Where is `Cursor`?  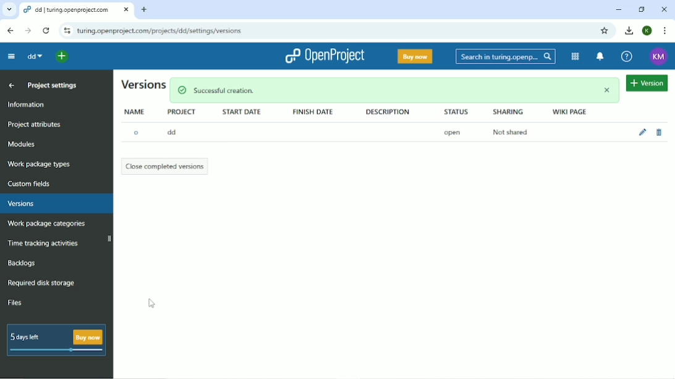
Cursor is located at coordinates (151, 303).